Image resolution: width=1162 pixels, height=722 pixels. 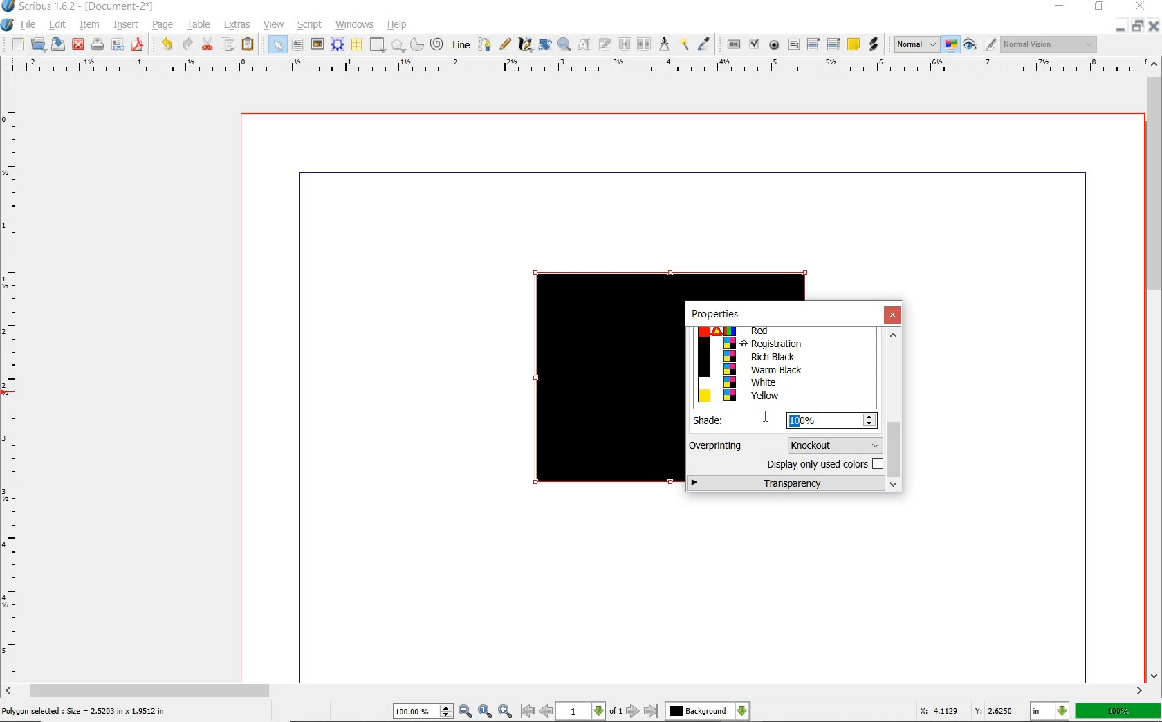 What do you see at coordinates (583, 45) in the screenshot?
I see `edit content of frame` at bounding box center [583, 45].